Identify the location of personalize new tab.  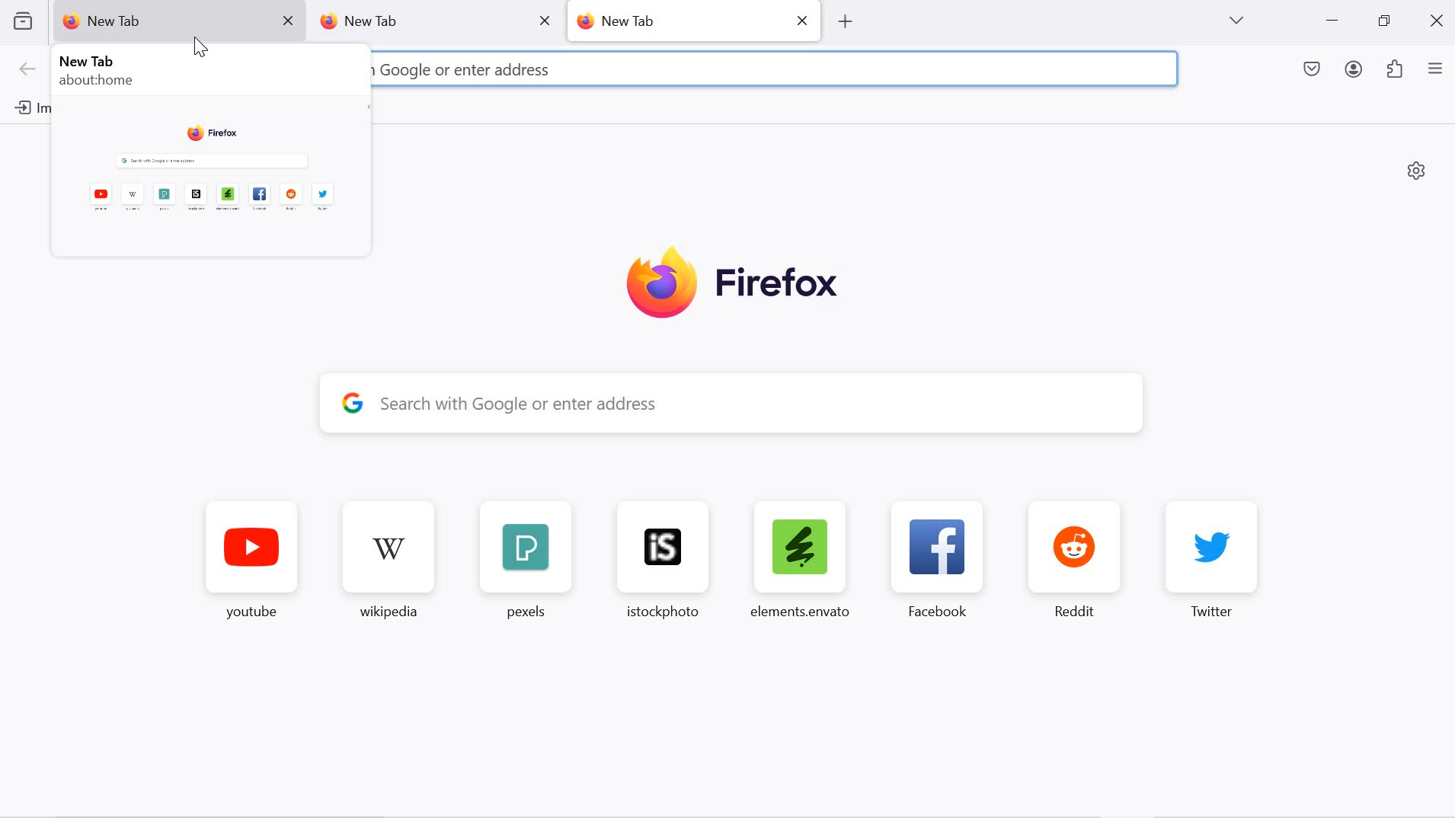
(1417, 170).